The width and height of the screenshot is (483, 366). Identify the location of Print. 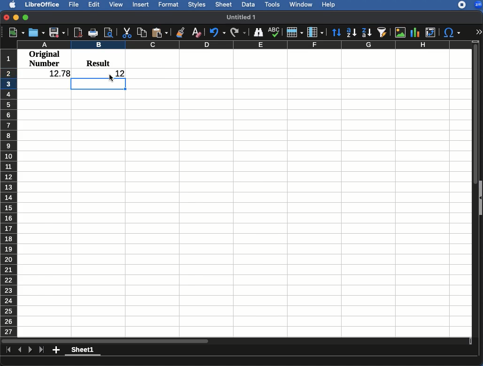
(93, 33).